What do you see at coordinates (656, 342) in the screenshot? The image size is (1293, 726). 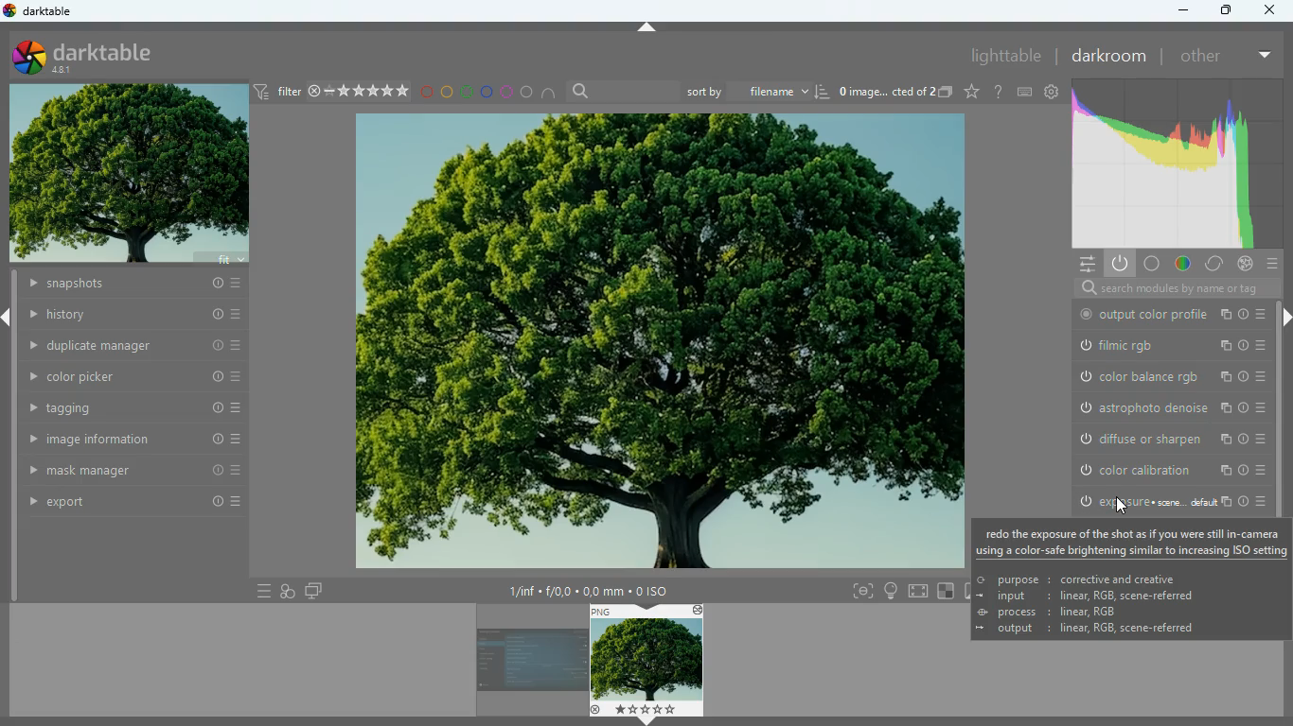 I see `image` at bounding box center [656, 342].